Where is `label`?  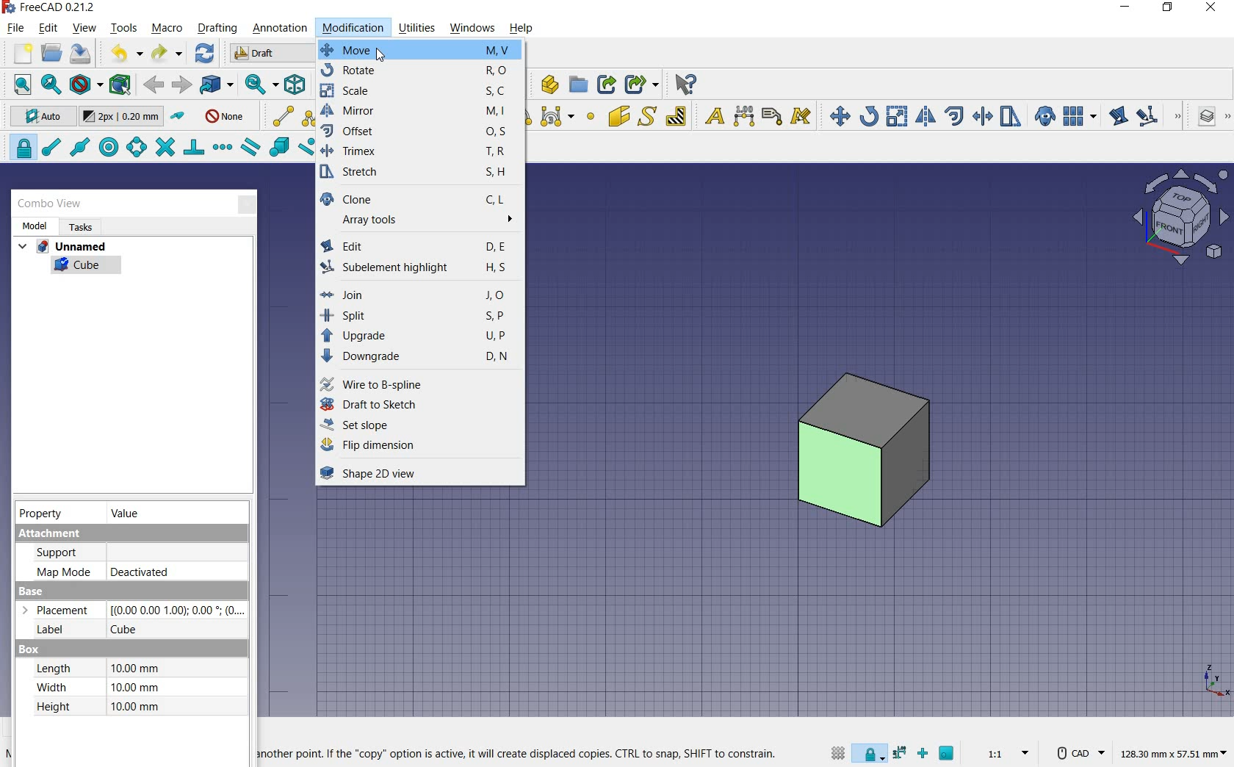
label is located at coordinates (772, 116).